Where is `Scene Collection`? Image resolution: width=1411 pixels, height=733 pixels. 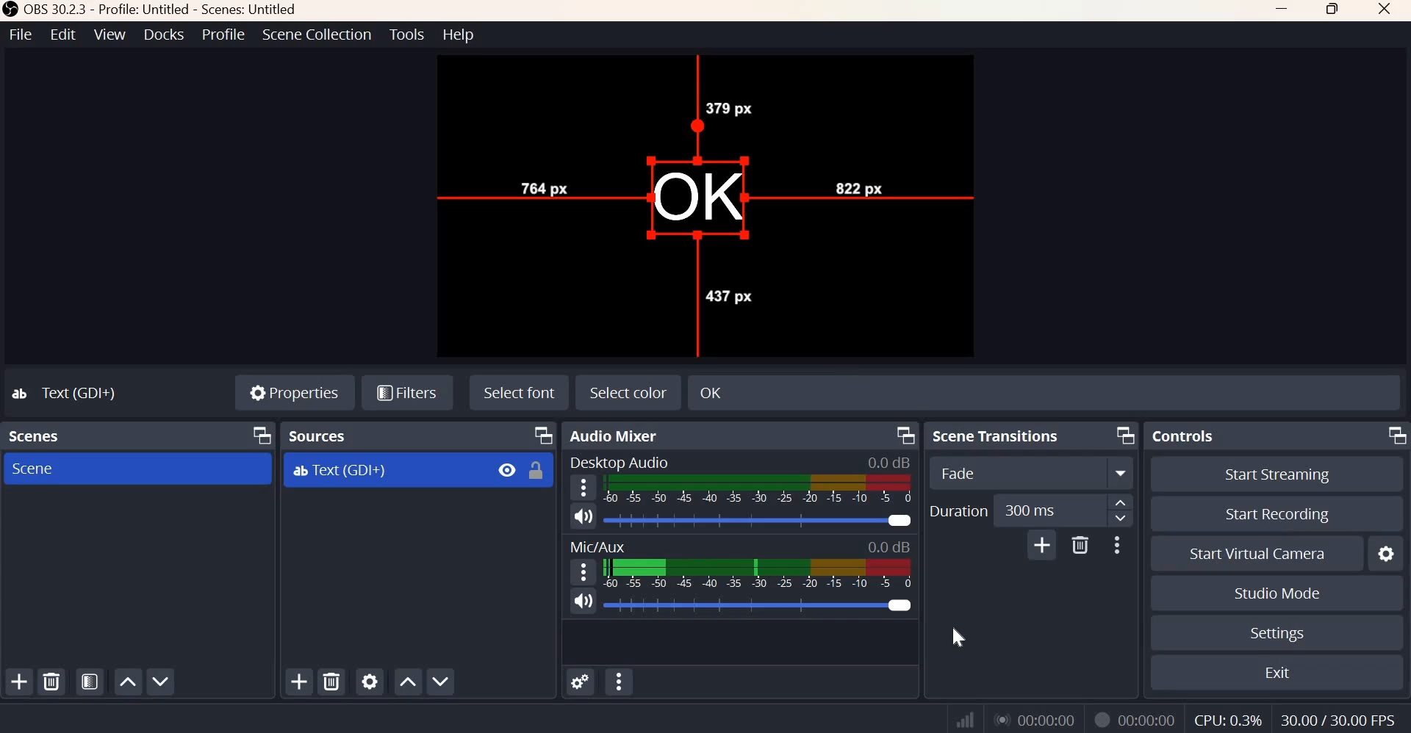
Scene Collection is located at coordinates (317, 35).